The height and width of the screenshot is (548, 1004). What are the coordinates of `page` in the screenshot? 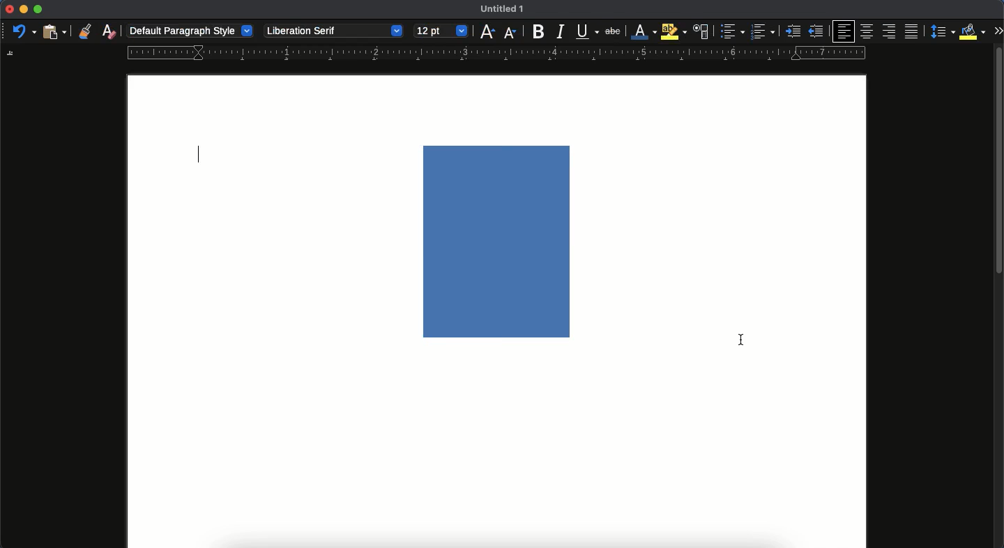 It's located at (497, 459).